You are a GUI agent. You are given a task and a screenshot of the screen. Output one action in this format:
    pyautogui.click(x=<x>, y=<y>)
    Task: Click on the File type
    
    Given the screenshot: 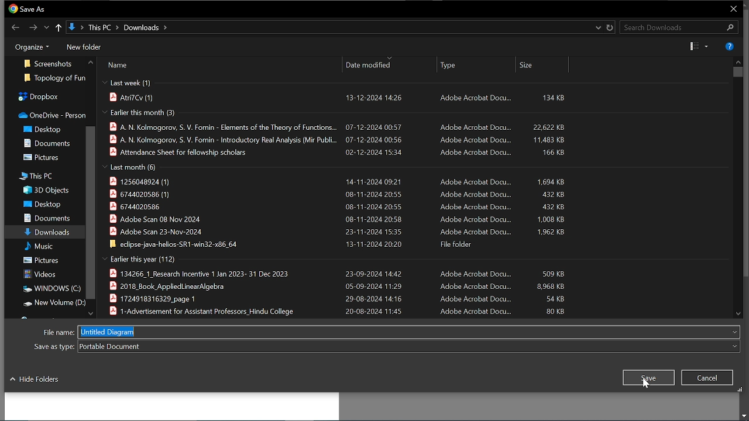 What is the action you would take?
    pyautogui.click(x=387, y=350)
    